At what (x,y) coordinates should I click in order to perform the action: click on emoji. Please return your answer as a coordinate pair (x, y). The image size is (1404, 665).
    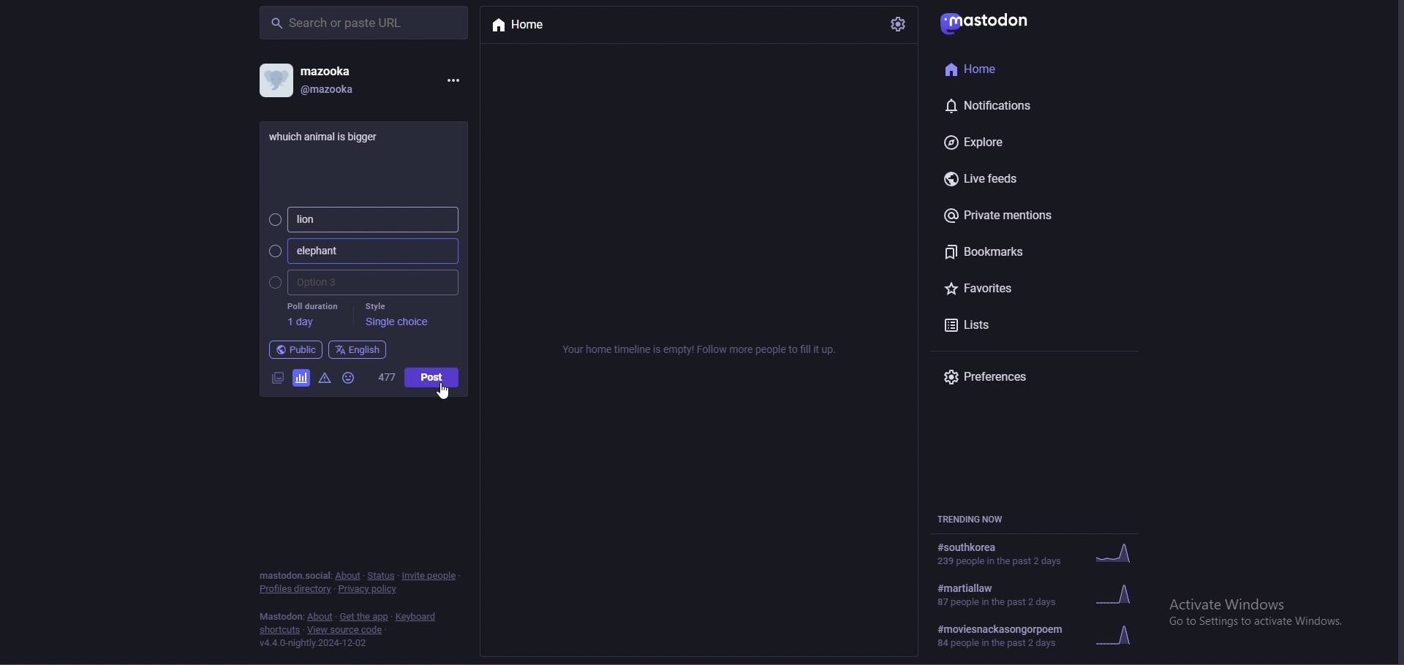
    Looking at the image, I should click on (350, 379).